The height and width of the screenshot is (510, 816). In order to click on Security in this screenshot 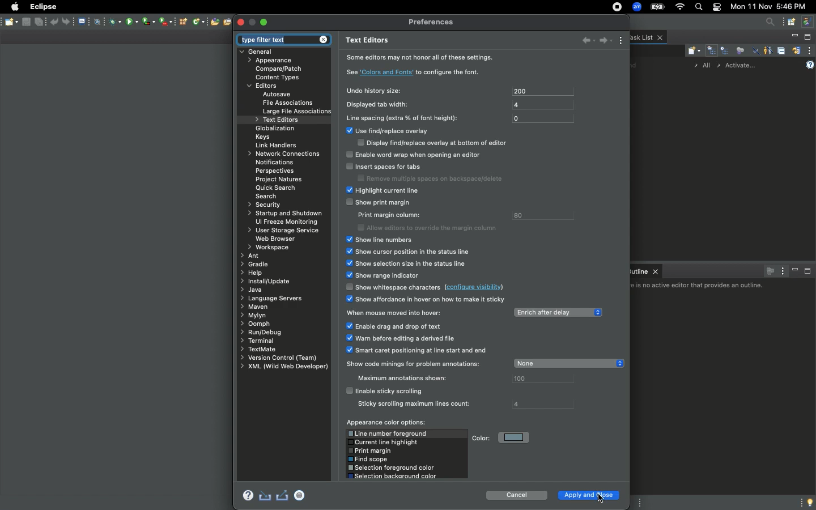, I will do `click(265, 205)`.